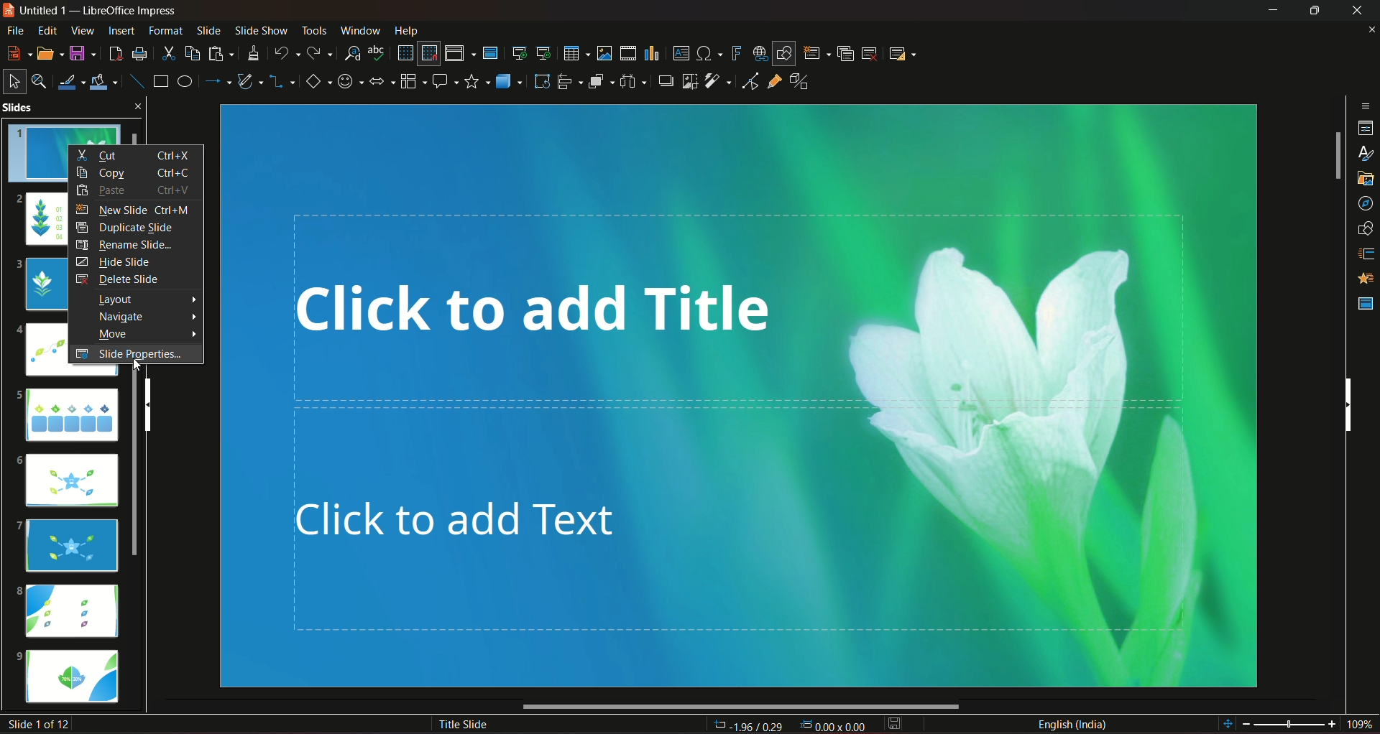 Image resolution: width=1380 pixels, height=734 pixels. Describe the element at coordinates (461, 723) in the screenshot. I see `title slide` at that location.